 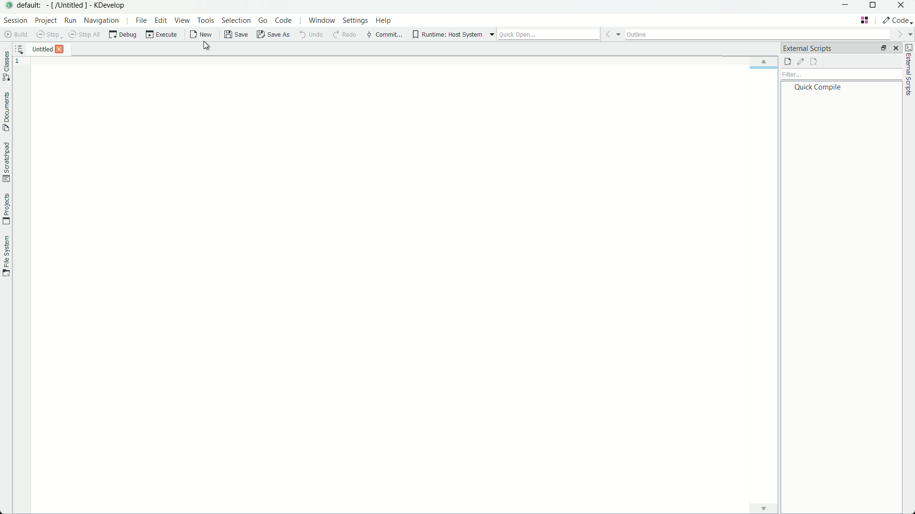 I want to click on debug, so click(x=125, y=34).